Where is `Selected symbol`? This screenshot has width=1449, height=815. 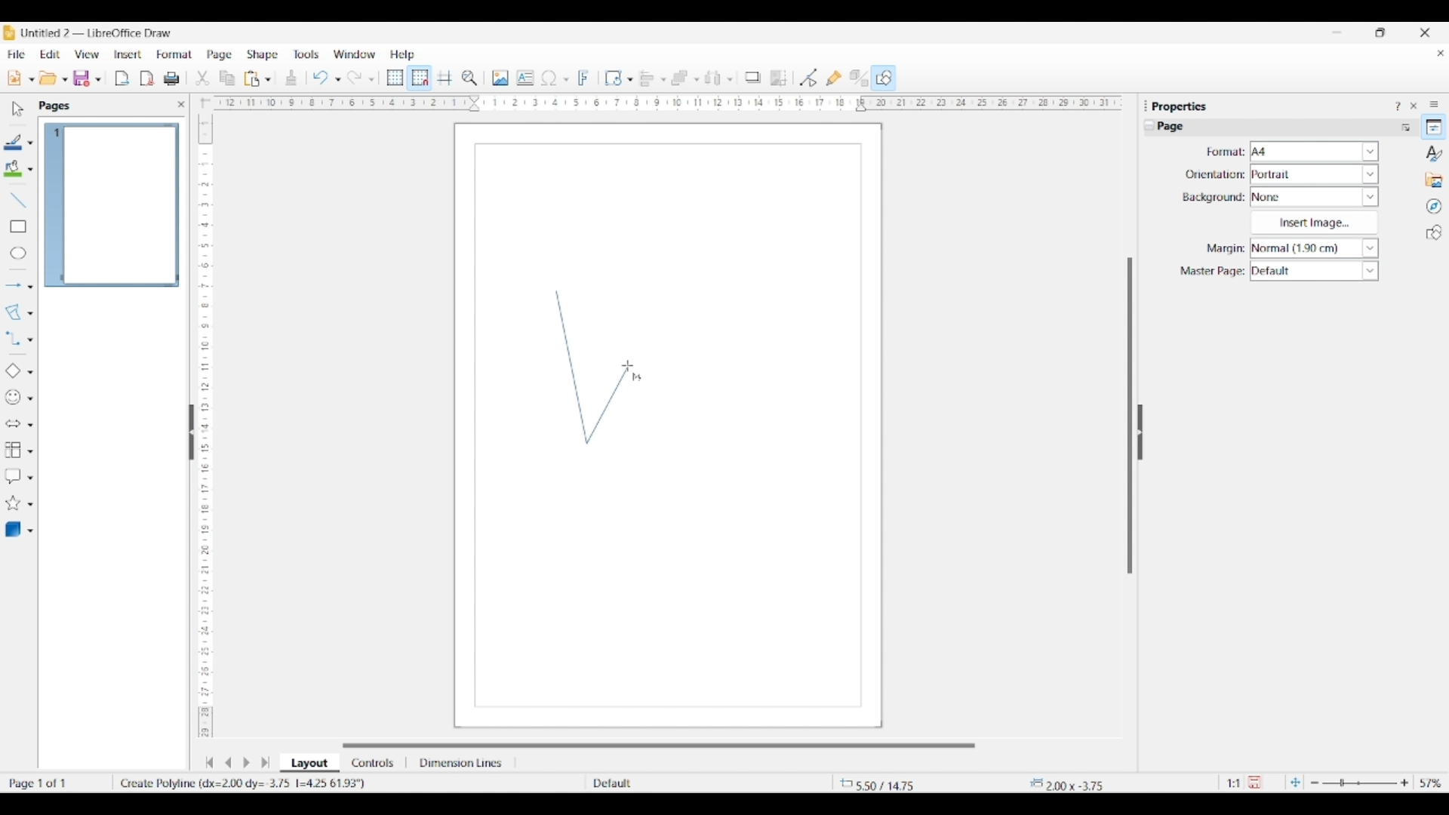 Selected symbol is located at coordinates (14, 398).